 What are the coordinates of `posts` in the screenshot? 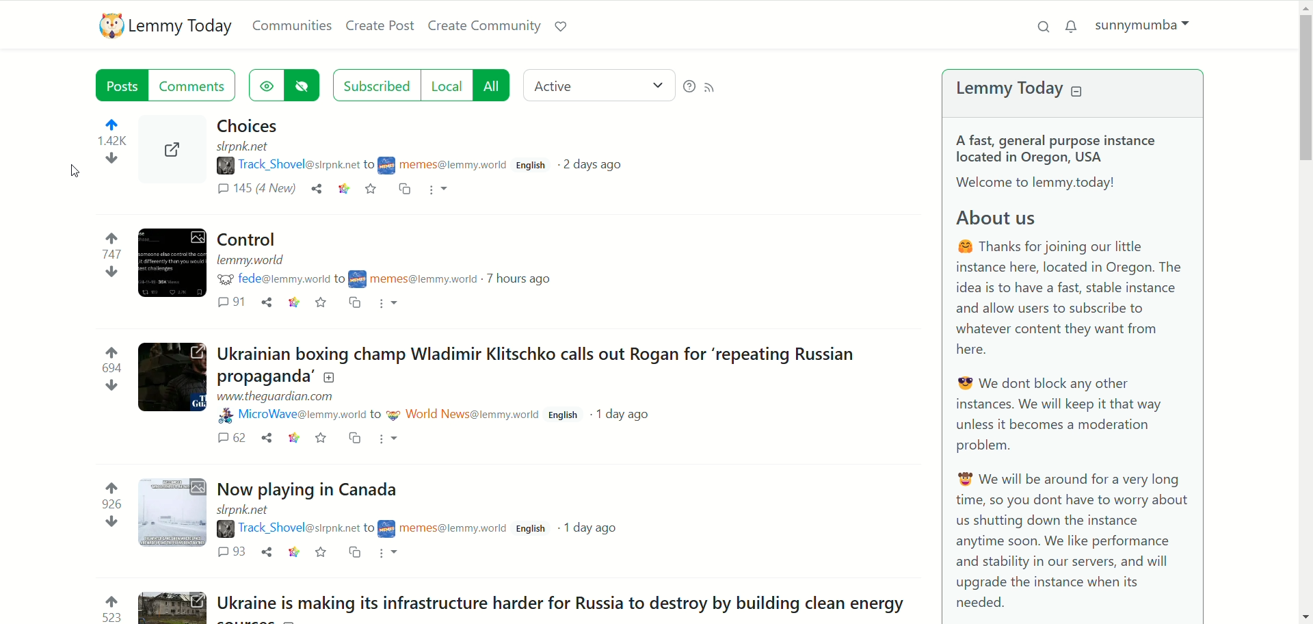 It's located at (117, 84).